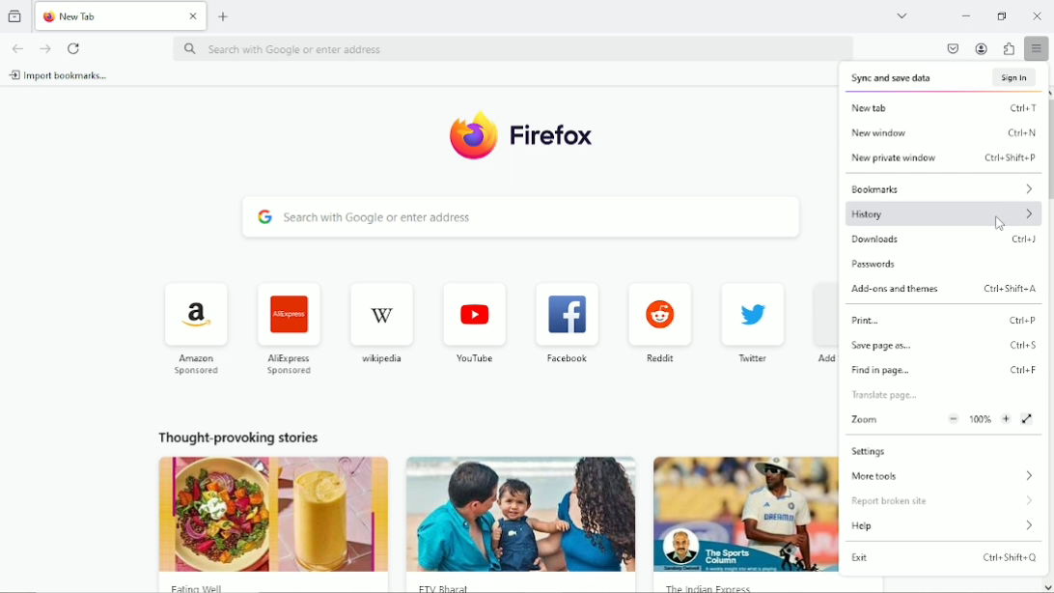 The width and height of the screenshot is (1054, 593). What do you see at coordinates (194, 366) in the screenshot?
I see `Amazon` at bounding box center [194, 366].